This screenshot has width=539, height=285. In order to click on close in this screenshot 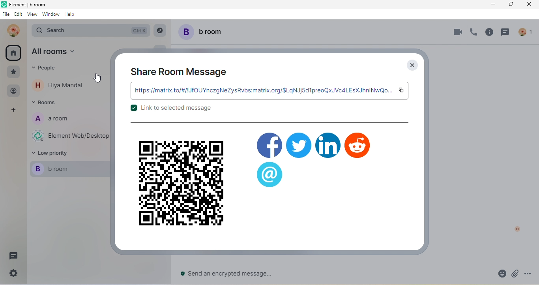, I will do `click(528, 5)`.